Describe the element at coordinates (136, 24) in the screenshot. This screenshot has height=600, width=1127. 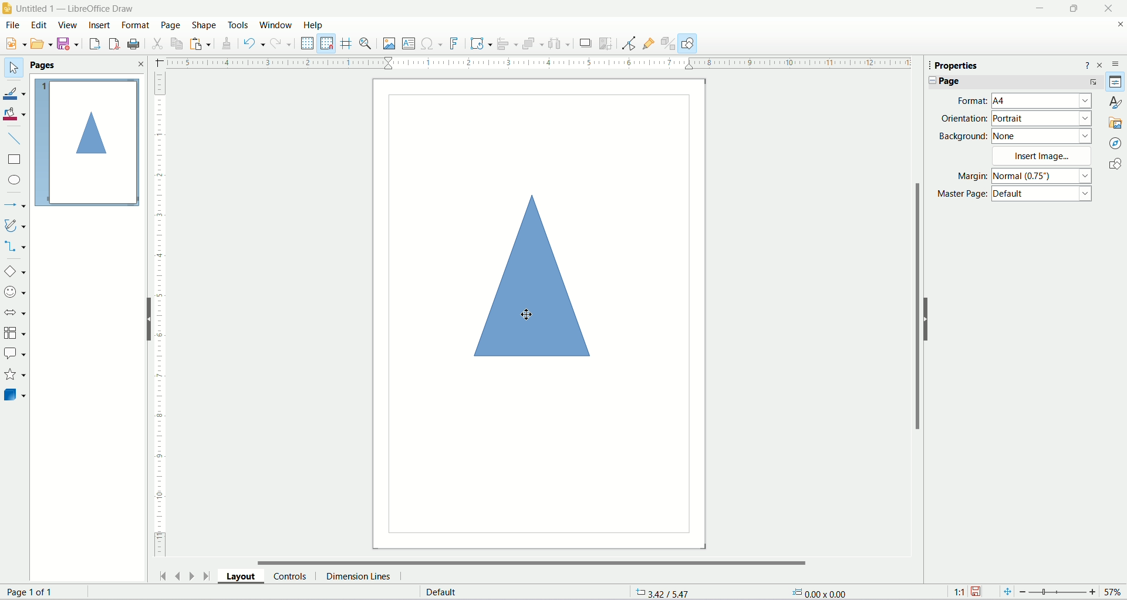
I see `Format` at that location.